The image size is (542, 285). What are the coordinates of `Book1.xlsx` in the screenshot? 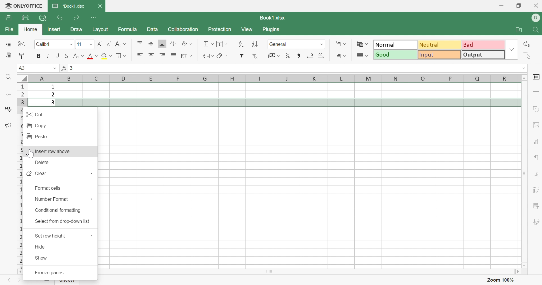 It's located at (274, 17).